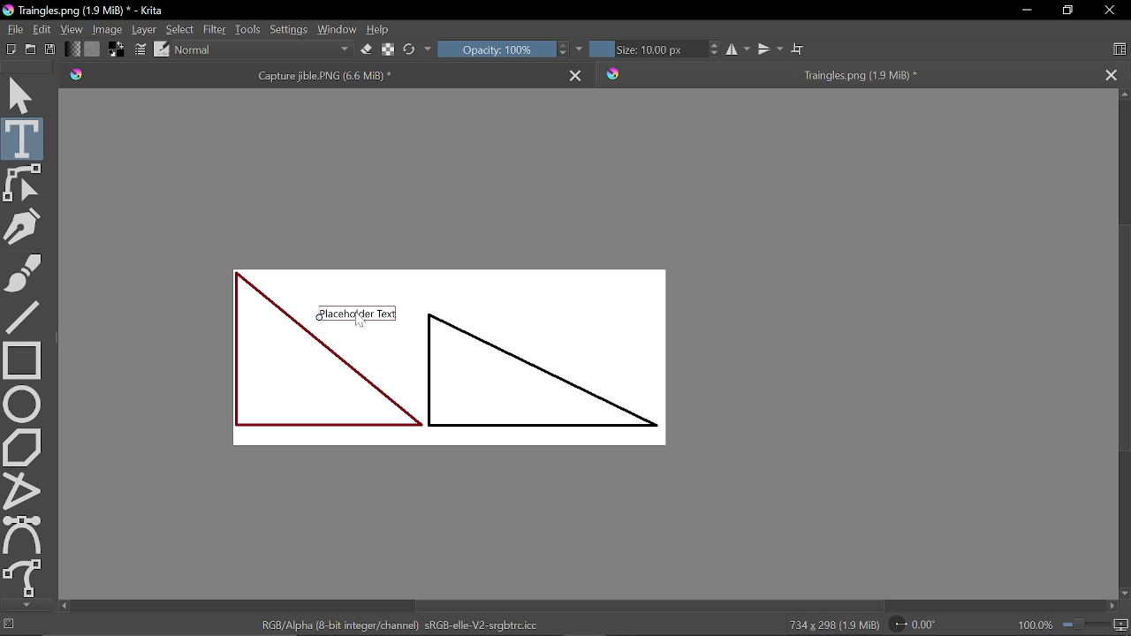 The width and height of the screenshot is (1131, 636). What do you see at coordinates (917, 625) in the screenshot?
I see `Rotate` at bounding box center [917, 625].